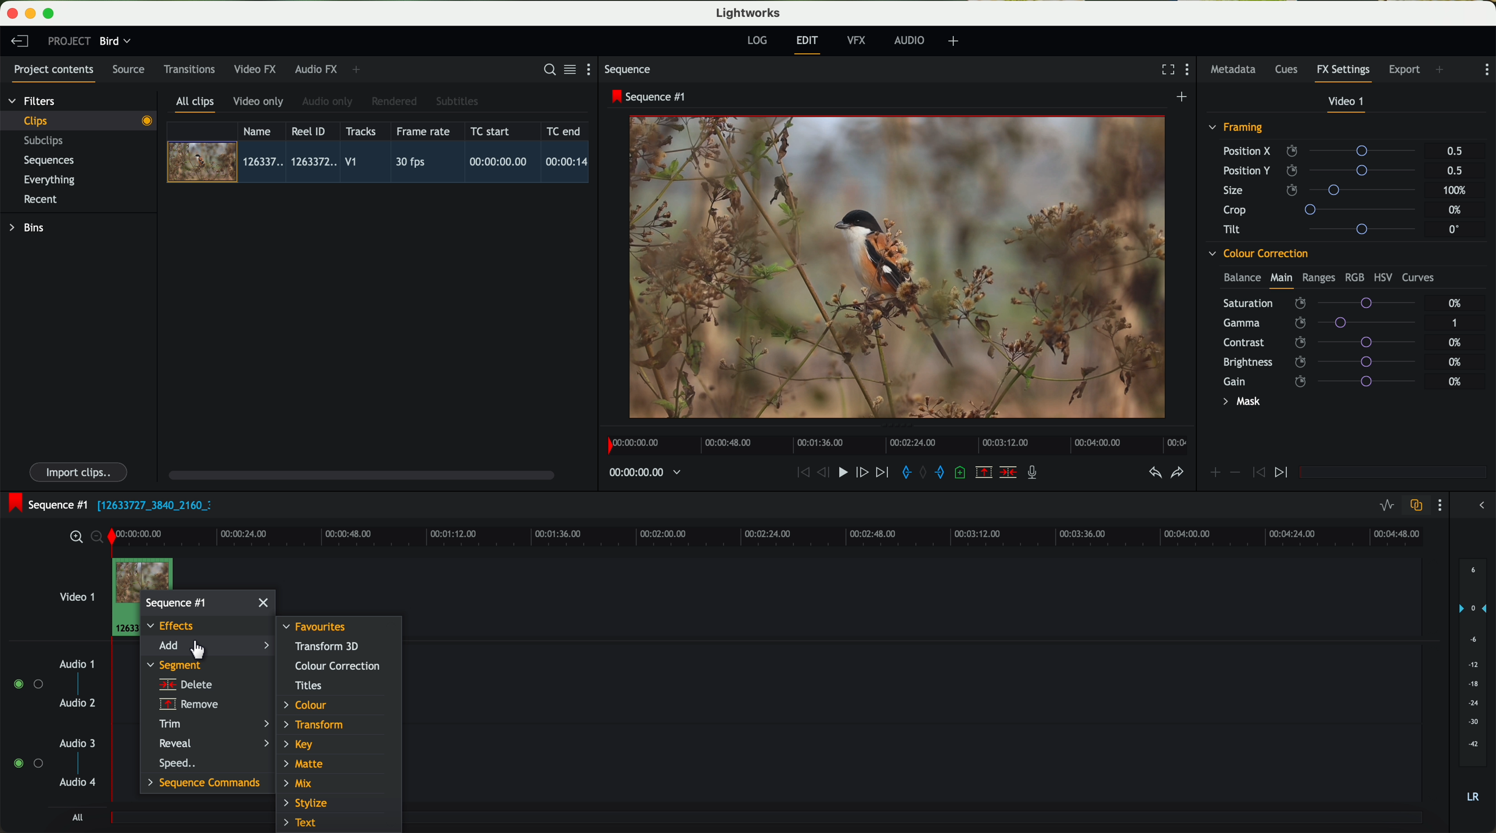  I want to click on text, so click(300, 822).